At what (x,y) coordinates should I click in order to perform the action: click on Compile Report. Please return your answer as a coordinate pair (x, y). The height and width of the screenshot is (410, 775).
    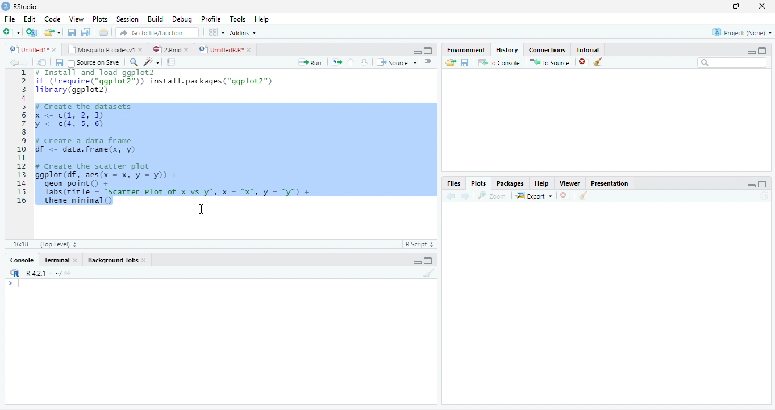
    Looking at the image, I should click on (171, 62).